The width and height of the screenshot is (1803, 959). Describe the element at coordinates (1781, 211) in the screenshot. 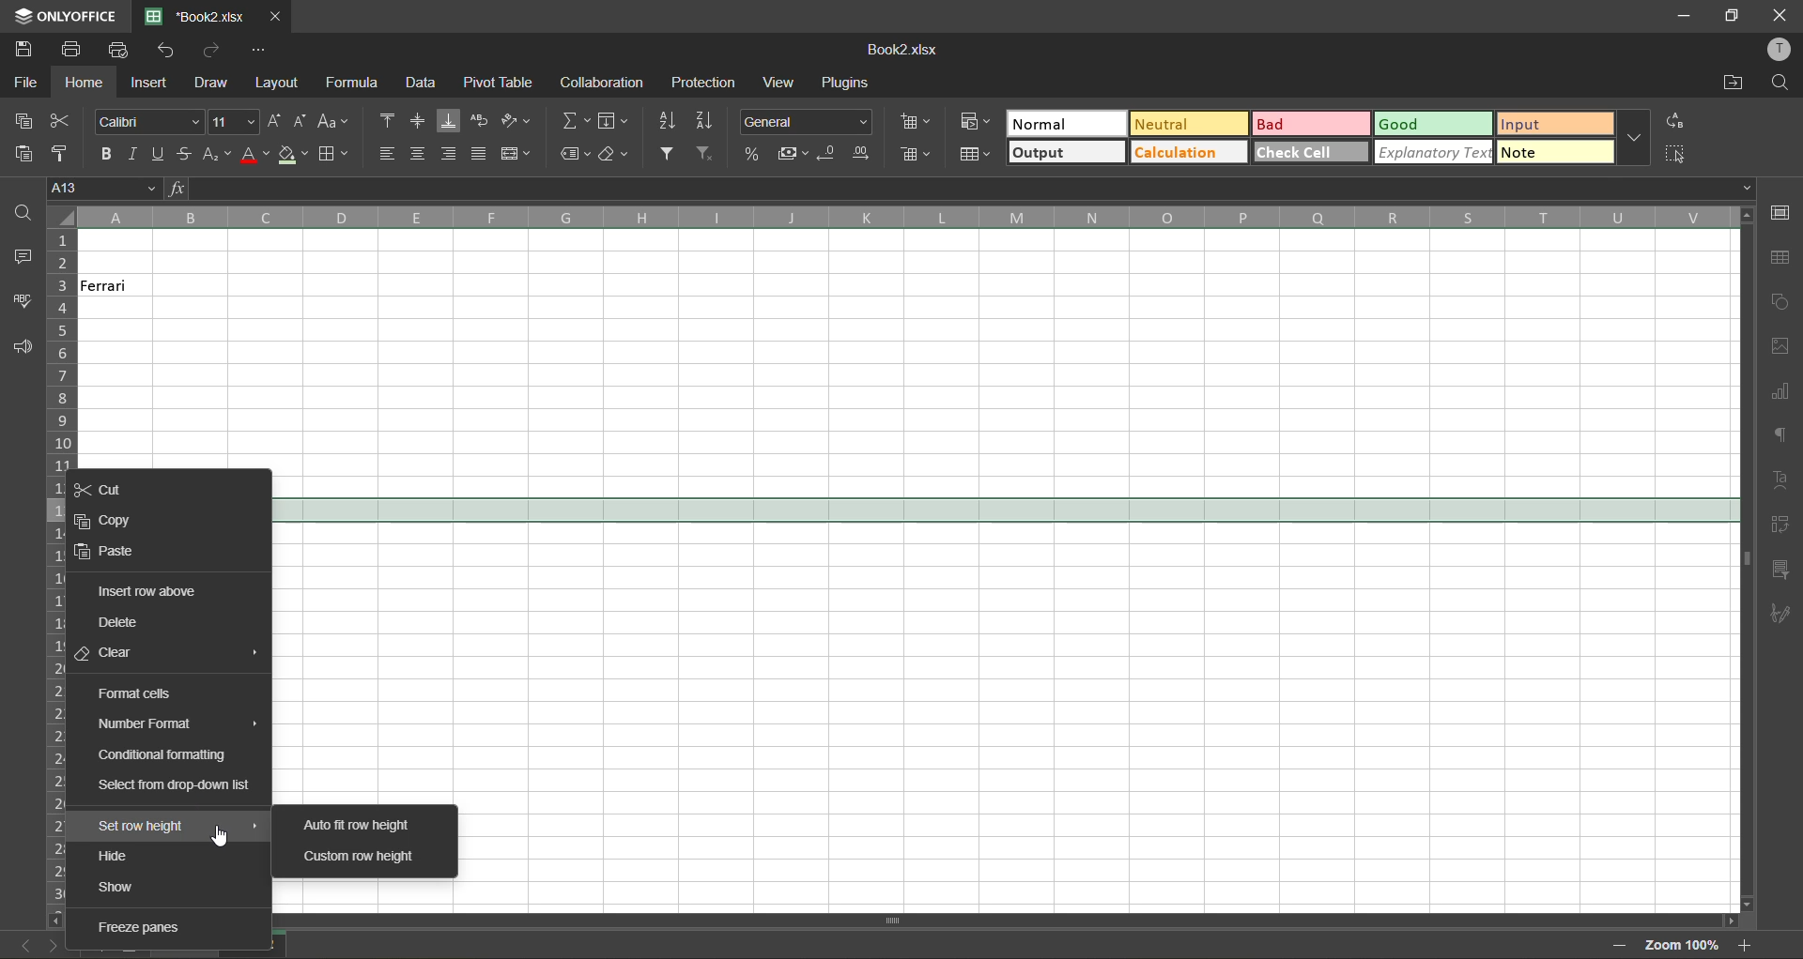

I see `cell settings` at that location.